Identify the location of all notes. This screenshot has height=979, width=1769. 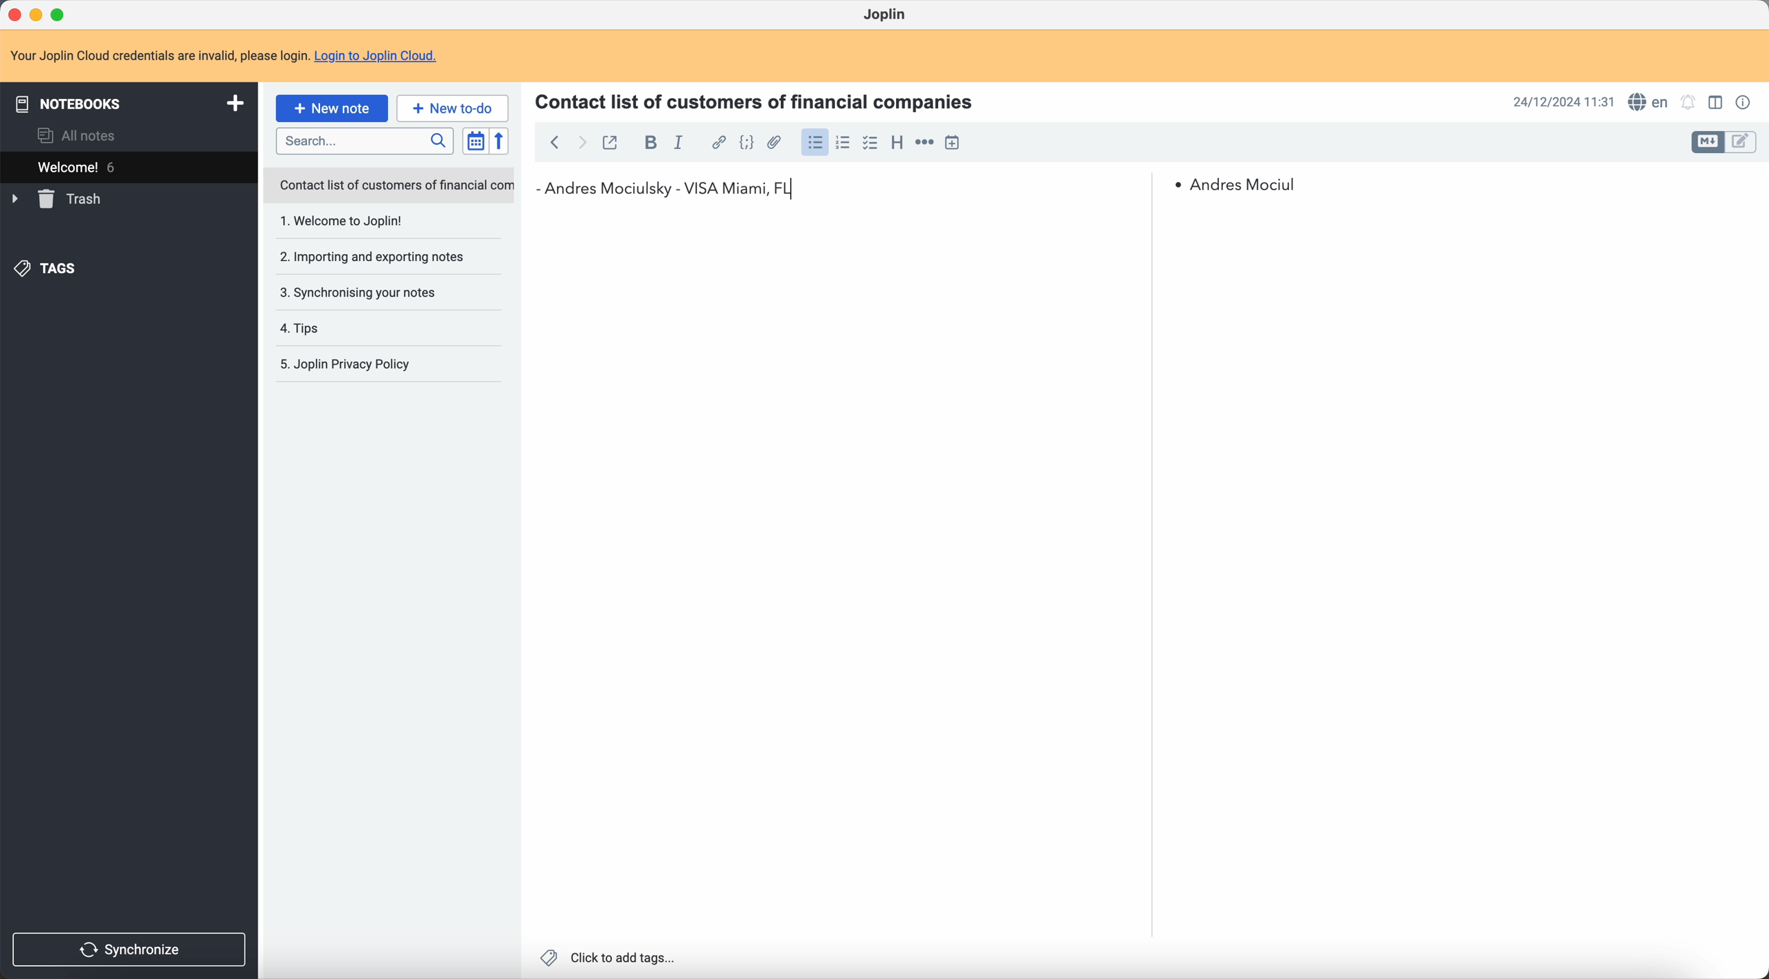
(78, 134).